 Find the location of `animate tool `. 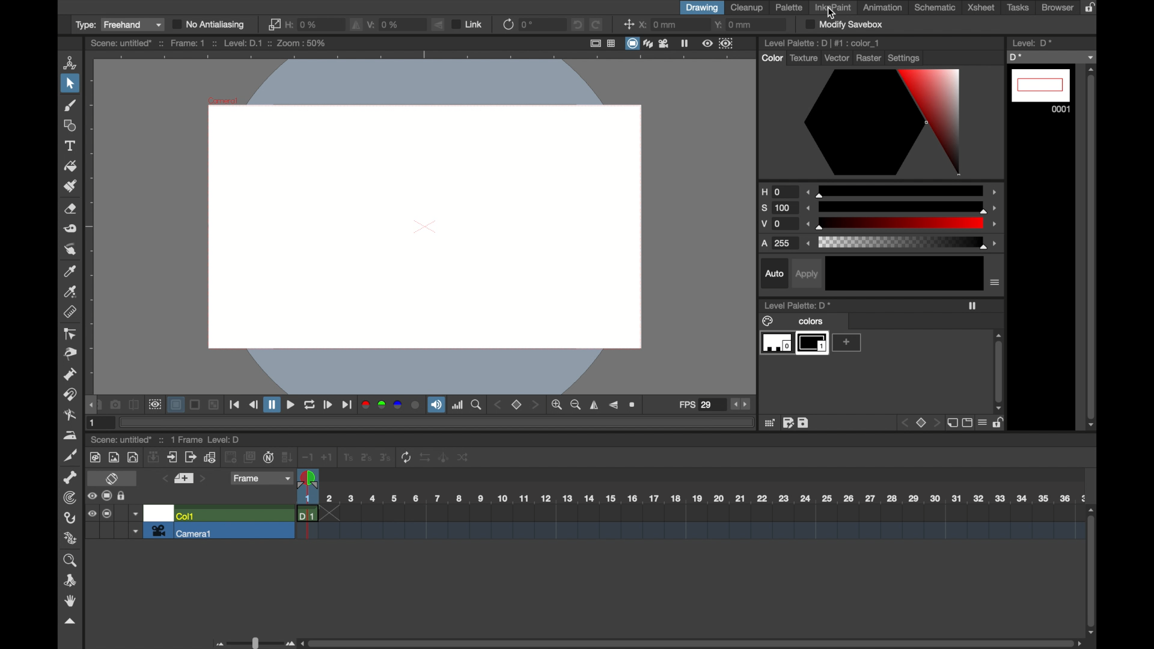

animate tool  is located at coordinates (69, 62).